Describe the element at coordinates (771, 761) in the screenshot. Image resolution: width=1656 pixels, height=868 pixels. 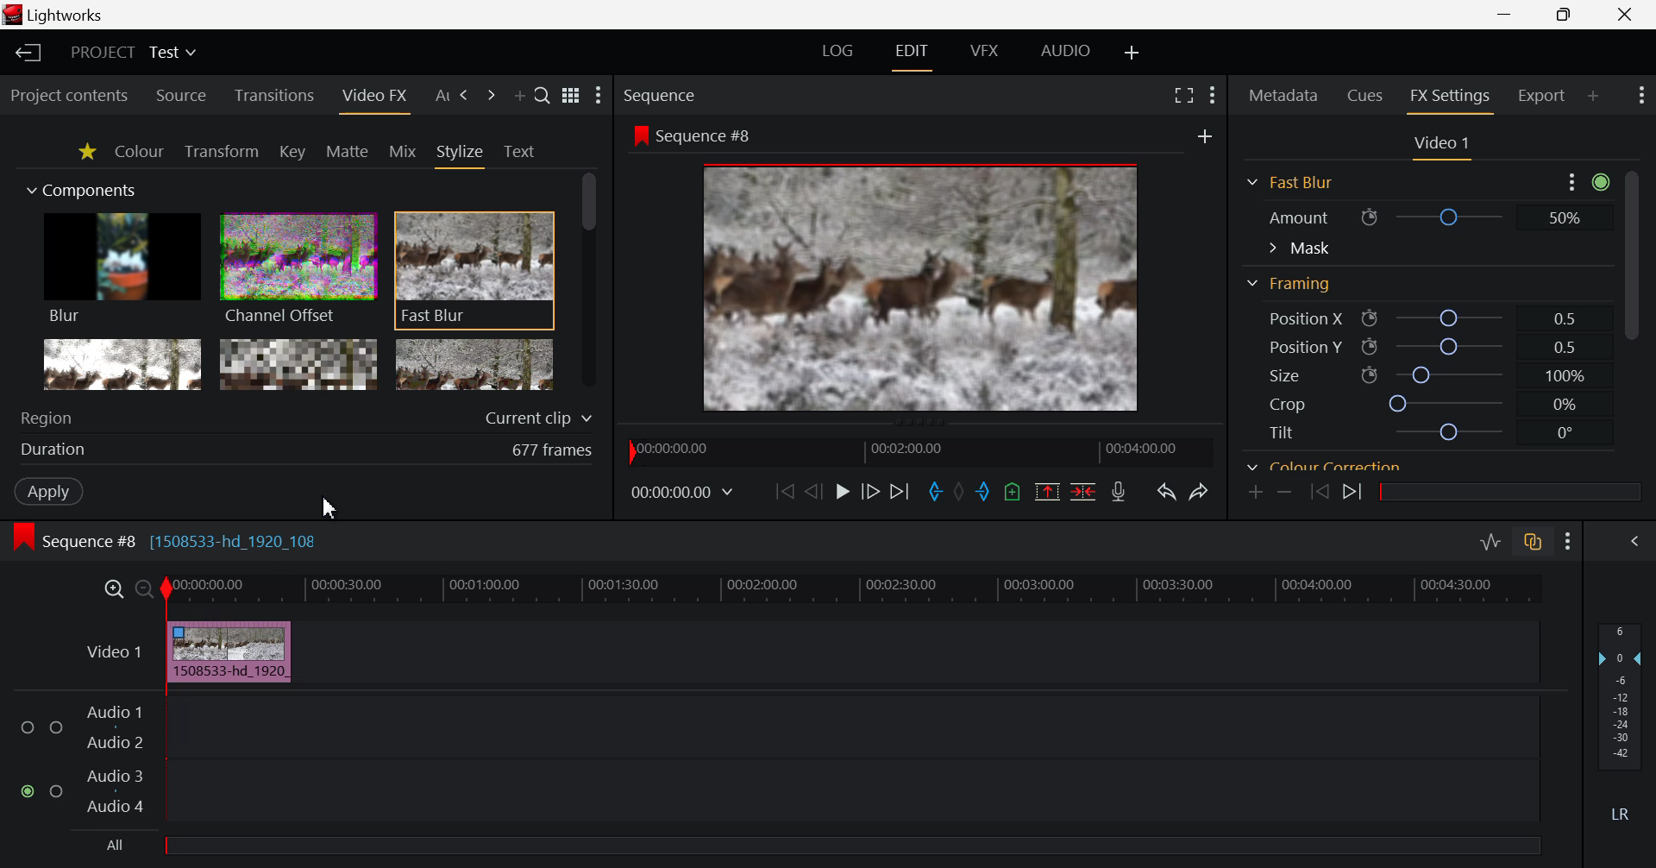
I see `Audio Input Fields` at that location.